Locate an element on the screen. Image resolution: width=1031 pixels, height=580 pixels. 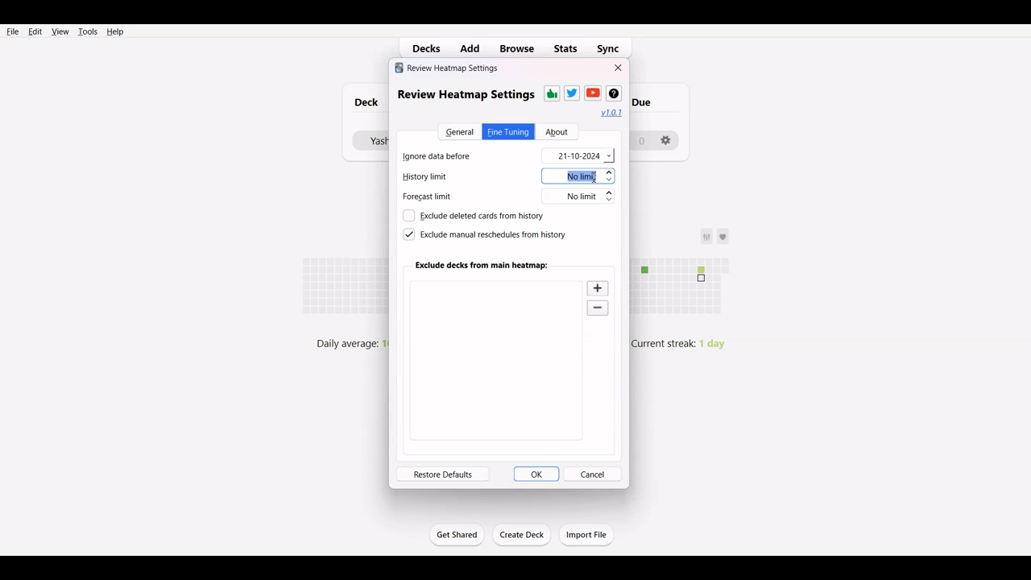
Fine Tuning is located at coordinates (508, 131).